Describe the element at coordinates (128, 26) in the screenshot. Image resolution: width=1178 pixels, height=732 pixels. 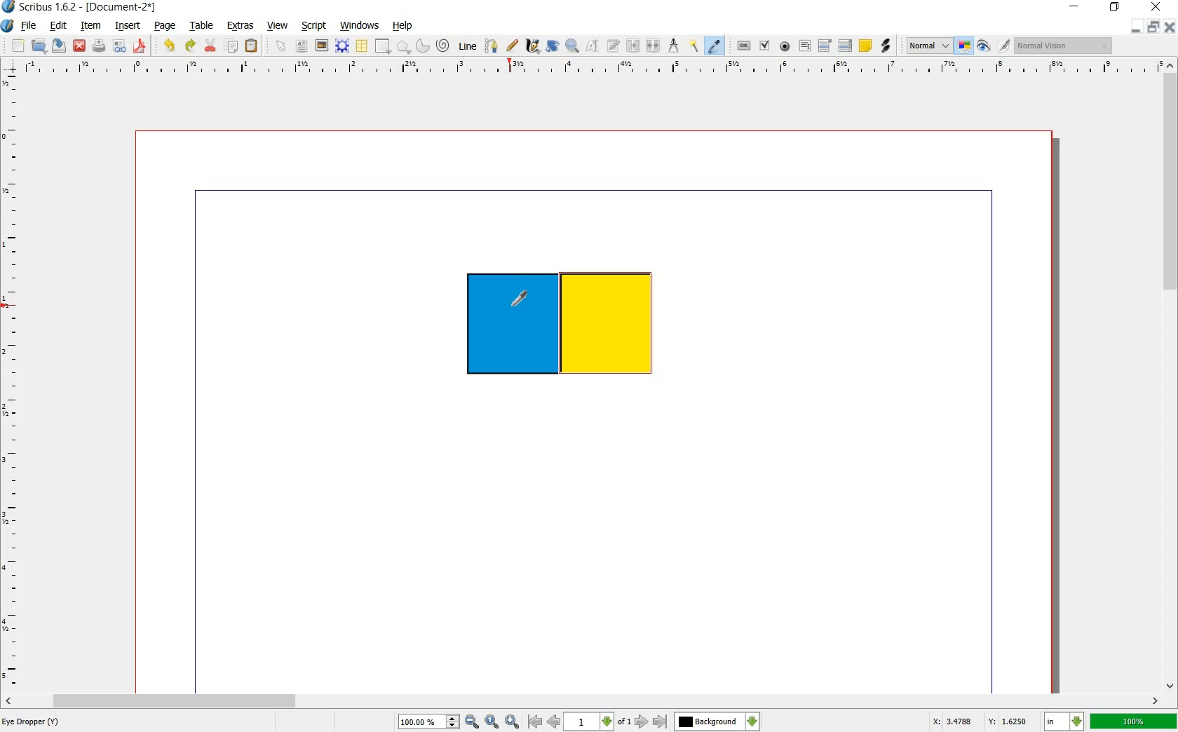
I see `insert` at that location.